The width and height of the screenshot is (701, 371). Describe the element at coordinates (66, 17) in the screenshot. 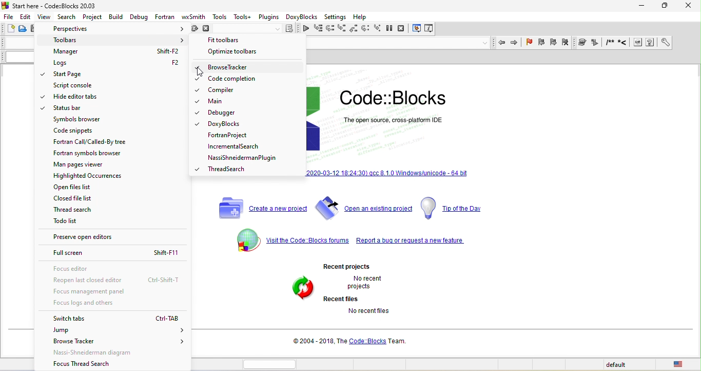

I see `search` at that location.